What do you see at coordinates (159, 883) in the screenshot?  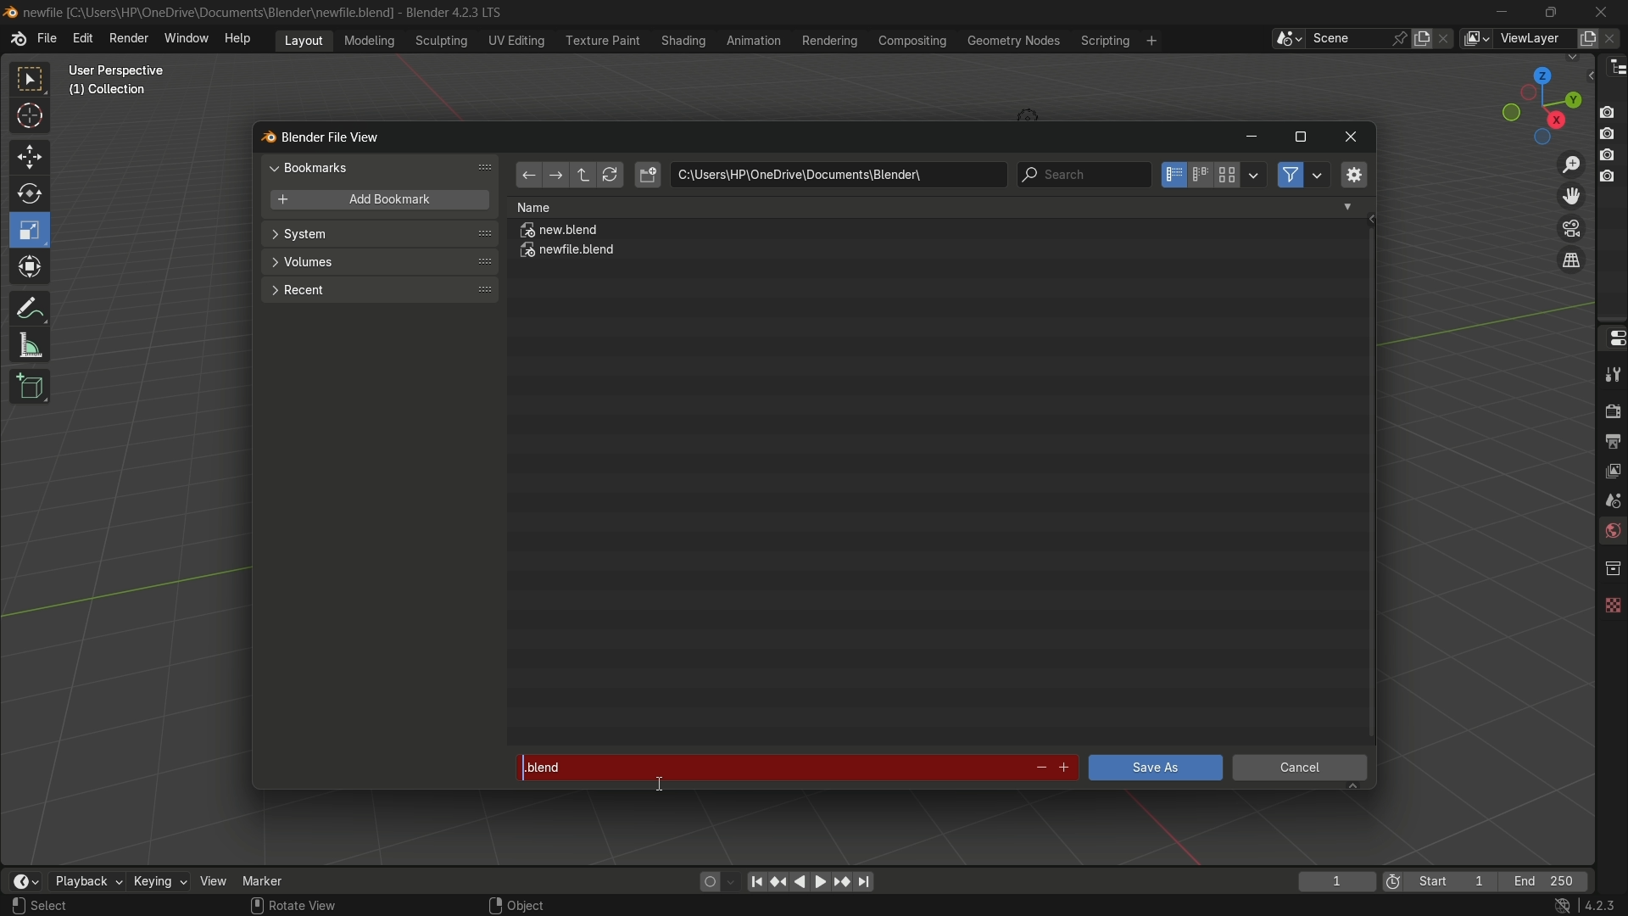 I see `keying` at bounding box center [159, 883].